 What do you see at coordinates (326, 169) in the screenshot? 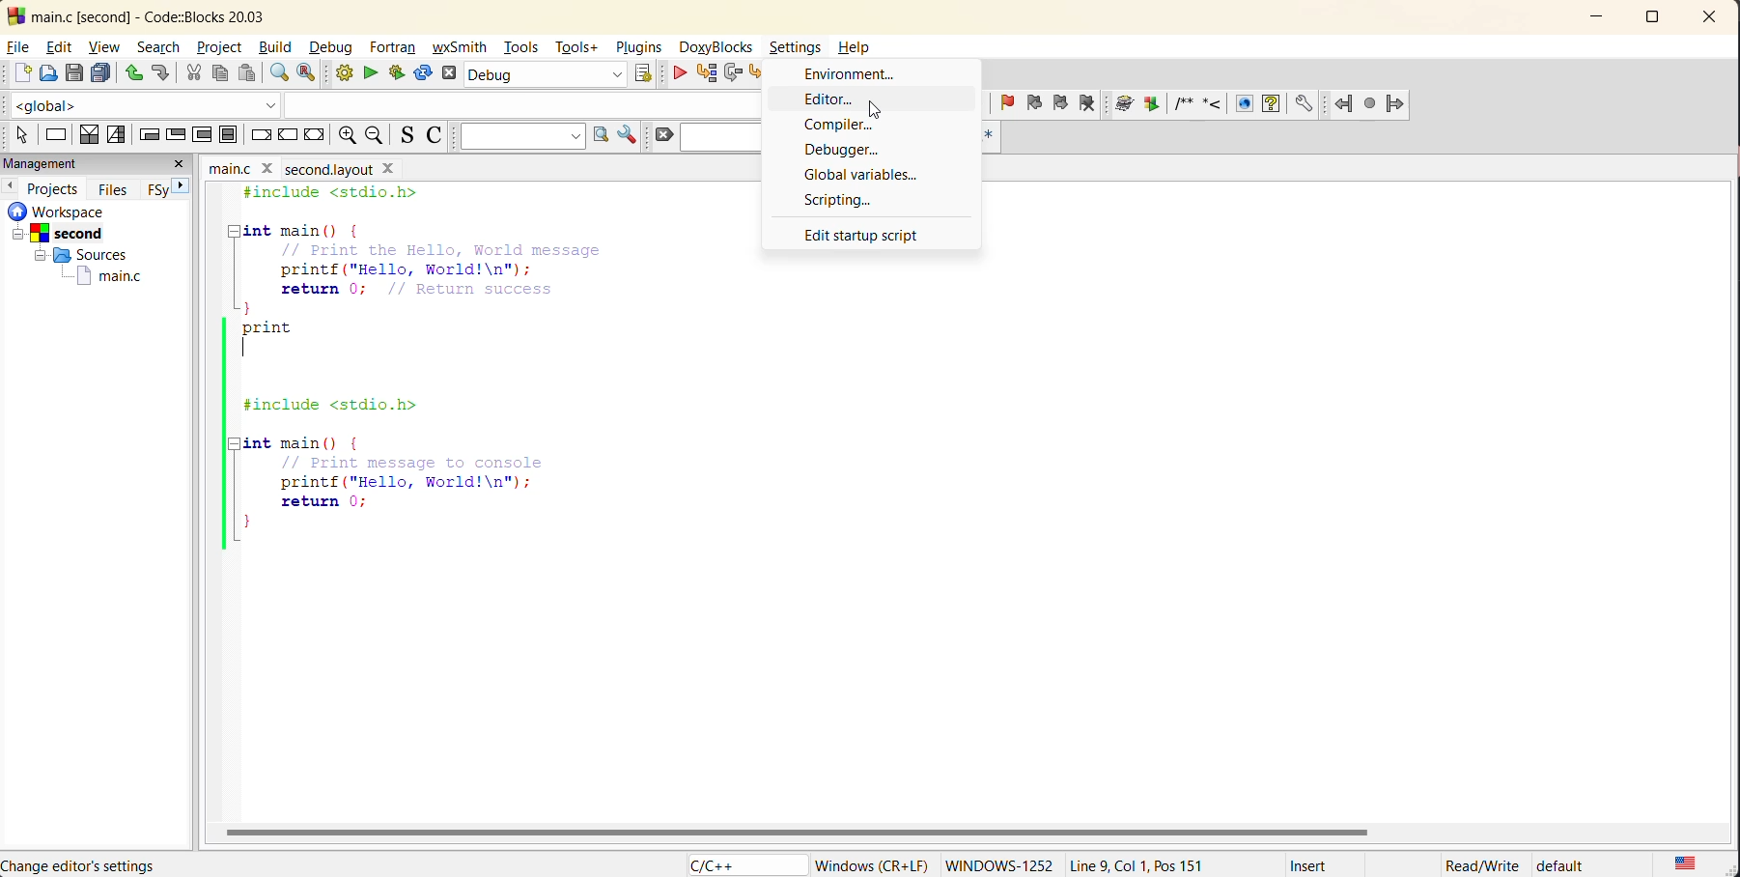
I see `second.layout` at bounding box center [326, 169].